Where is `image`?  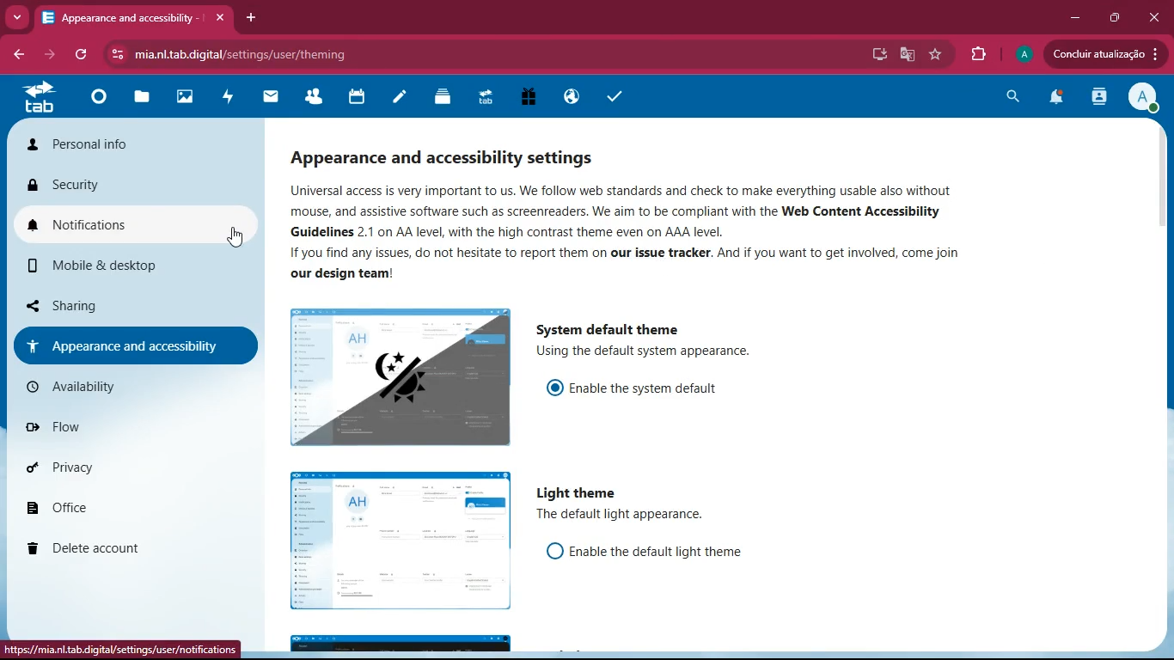 image is located at coordinates (402, 540).